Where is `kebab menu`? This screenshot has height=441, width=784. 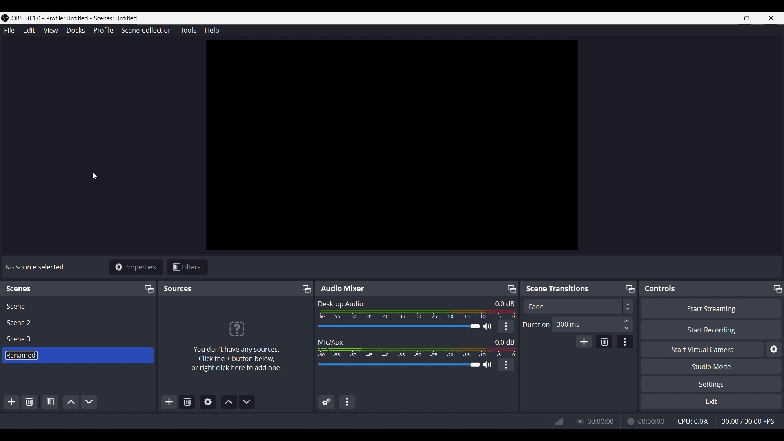
kebab menu is located at coordinates (506, 365).